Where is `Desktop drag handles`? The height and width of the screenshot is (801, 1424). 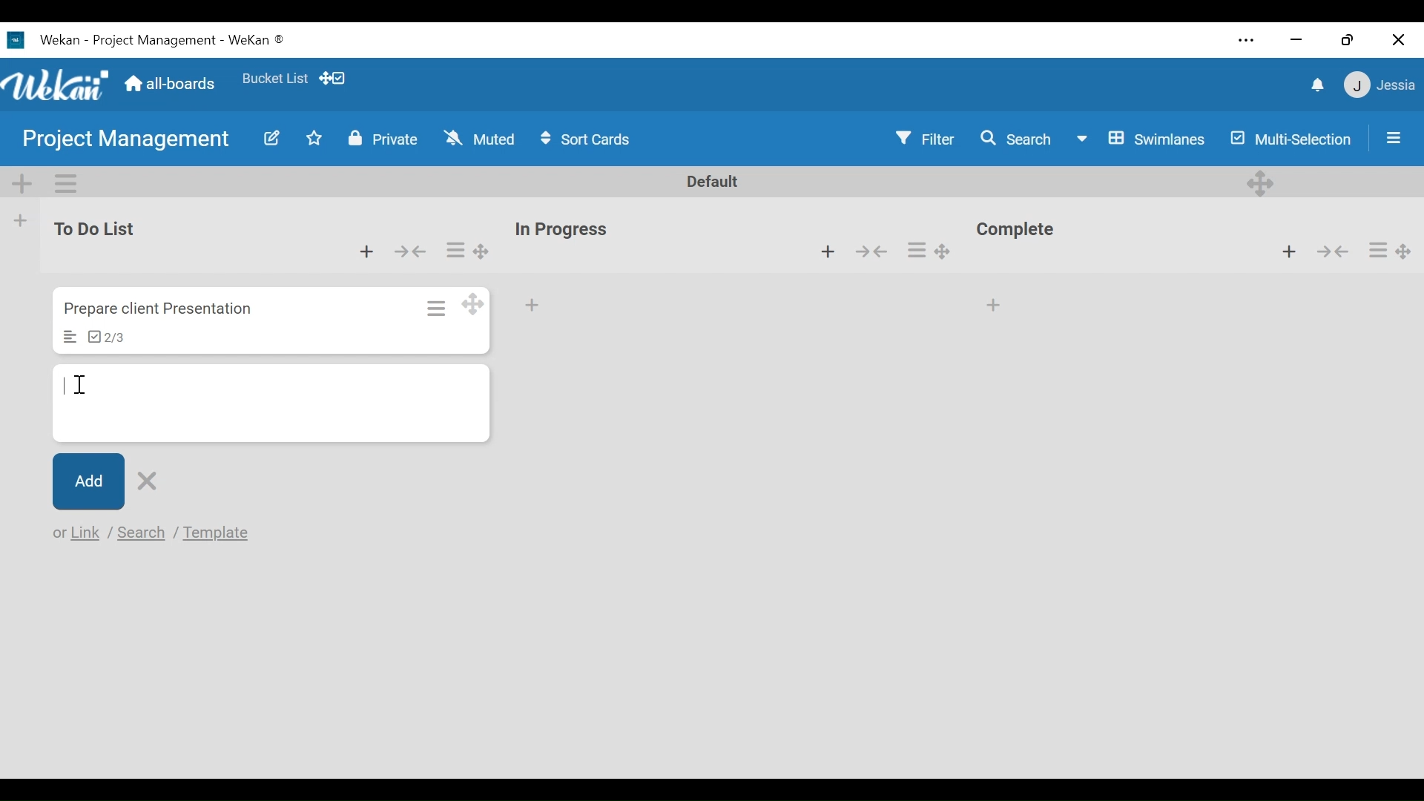
Desktop drag handles is located at coordinates (1262, 182).